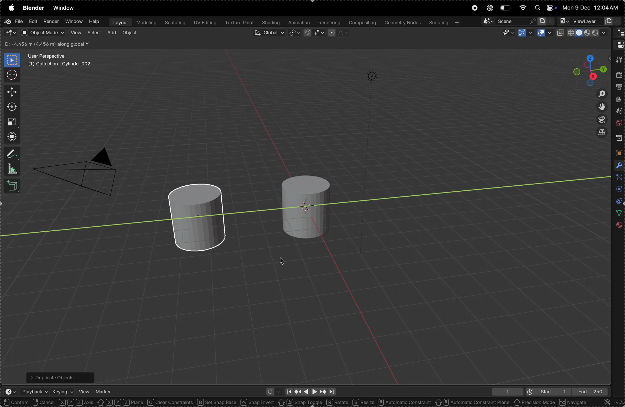 This screenshot has width=625, height=407. I want to click on vector layer, so click(590, 21).